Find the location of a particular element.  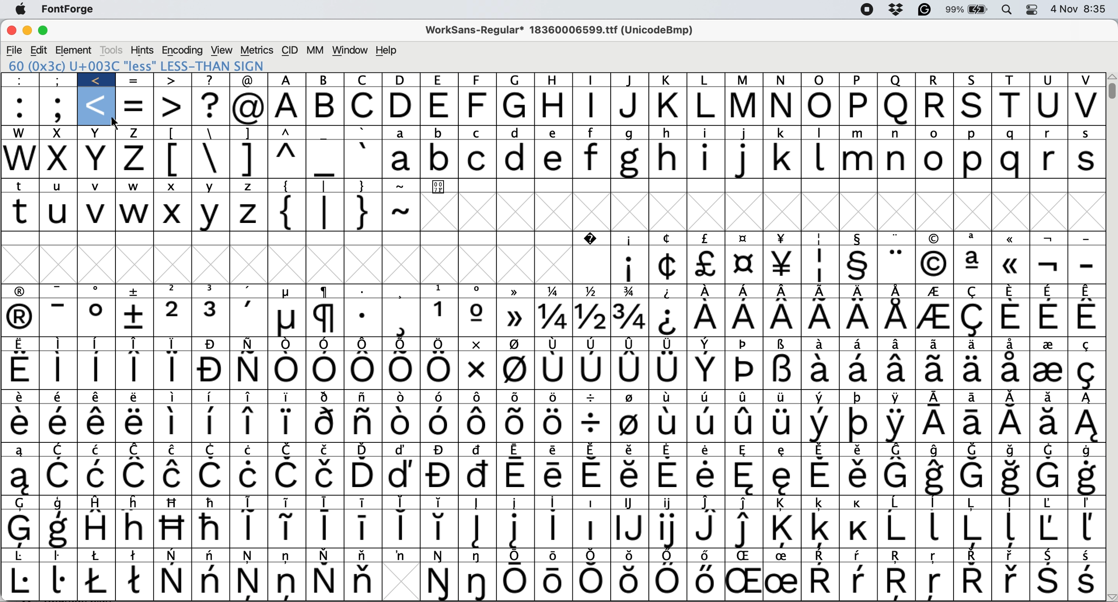

\ is located at coordinates (211, 158).